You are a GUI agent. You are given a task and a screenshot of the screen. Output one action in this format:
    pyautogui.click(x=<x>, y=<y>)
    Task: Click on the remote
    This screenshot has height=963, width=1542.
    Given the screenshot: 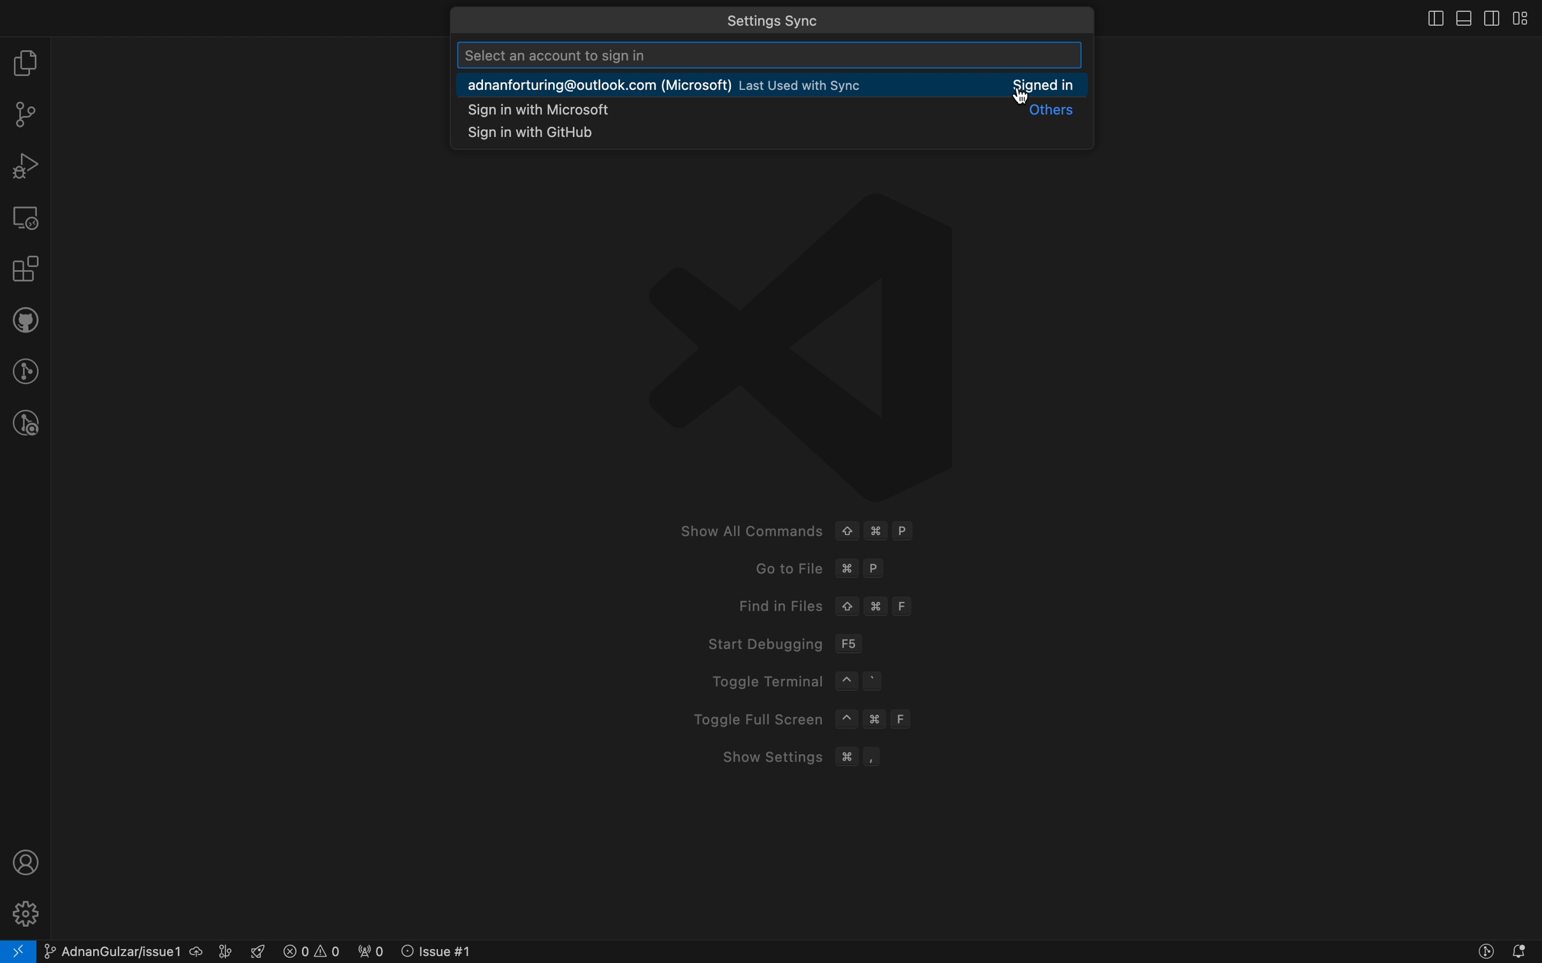 What is the action you would take?
    pyautogui.click(x=26, y=217)
    